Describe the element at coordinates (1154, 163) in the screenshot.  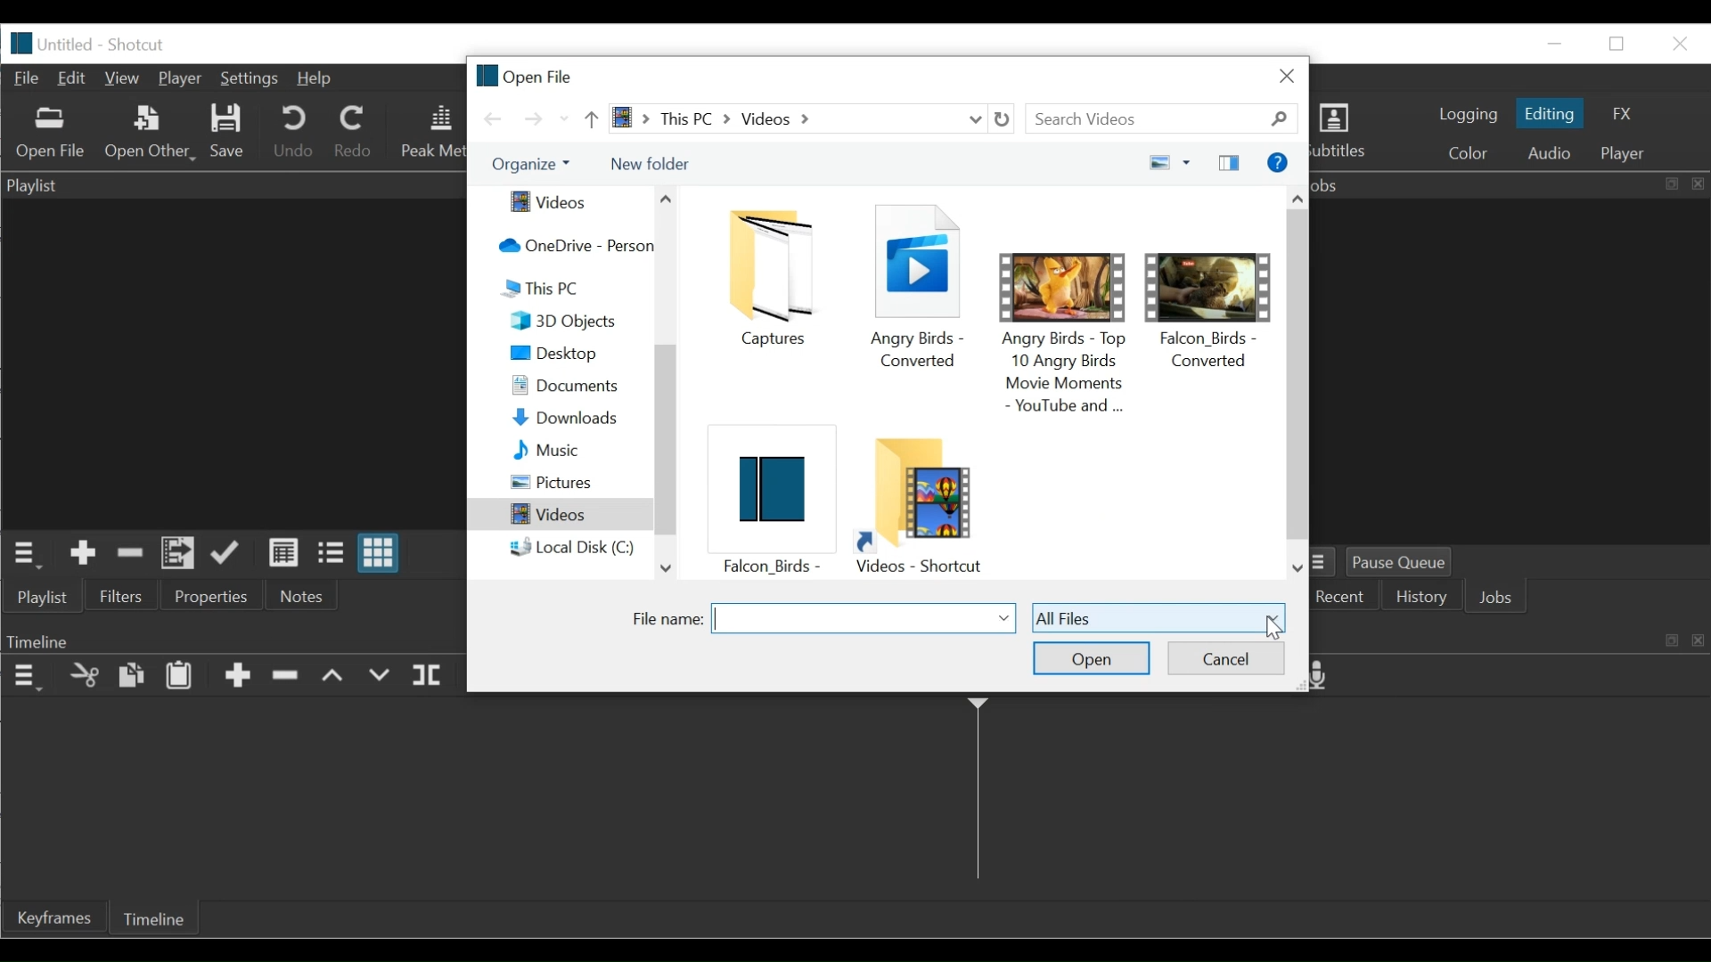
I see `change your view` at that location.